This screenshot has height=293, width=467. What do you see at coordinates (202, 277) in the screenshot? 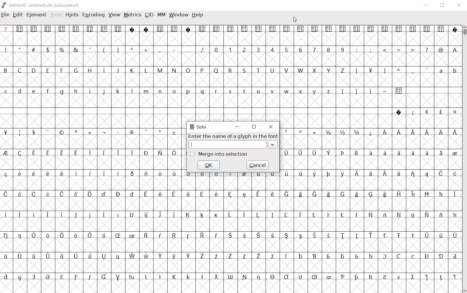
I see `Symbol` at bounding box center [202, 277].